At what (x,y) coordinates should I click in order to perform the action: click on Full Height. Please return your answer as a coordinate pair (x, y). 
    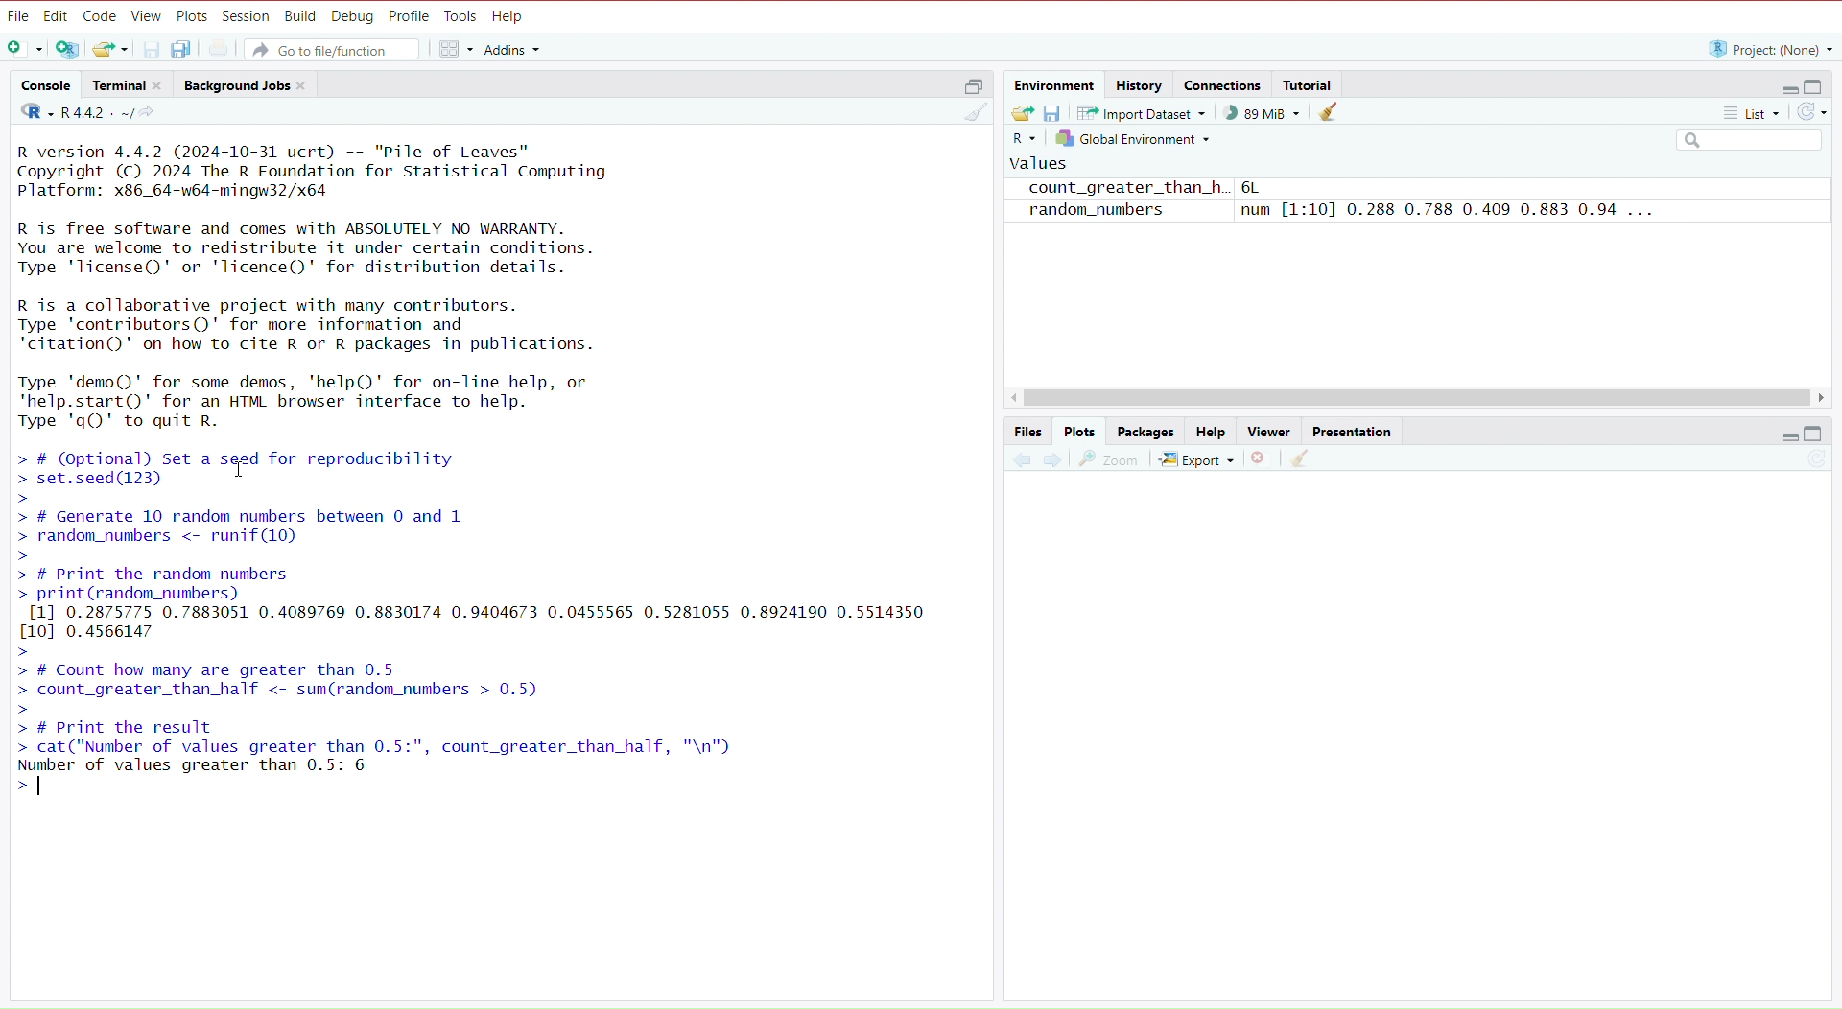
    Looking at the image, I should click on (1816, 434).